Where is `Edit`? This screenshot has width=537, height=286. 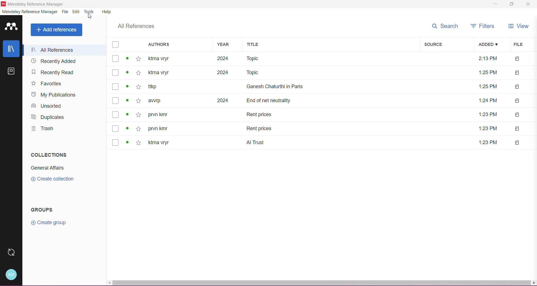
Edit is located at coordinates (76, 12).